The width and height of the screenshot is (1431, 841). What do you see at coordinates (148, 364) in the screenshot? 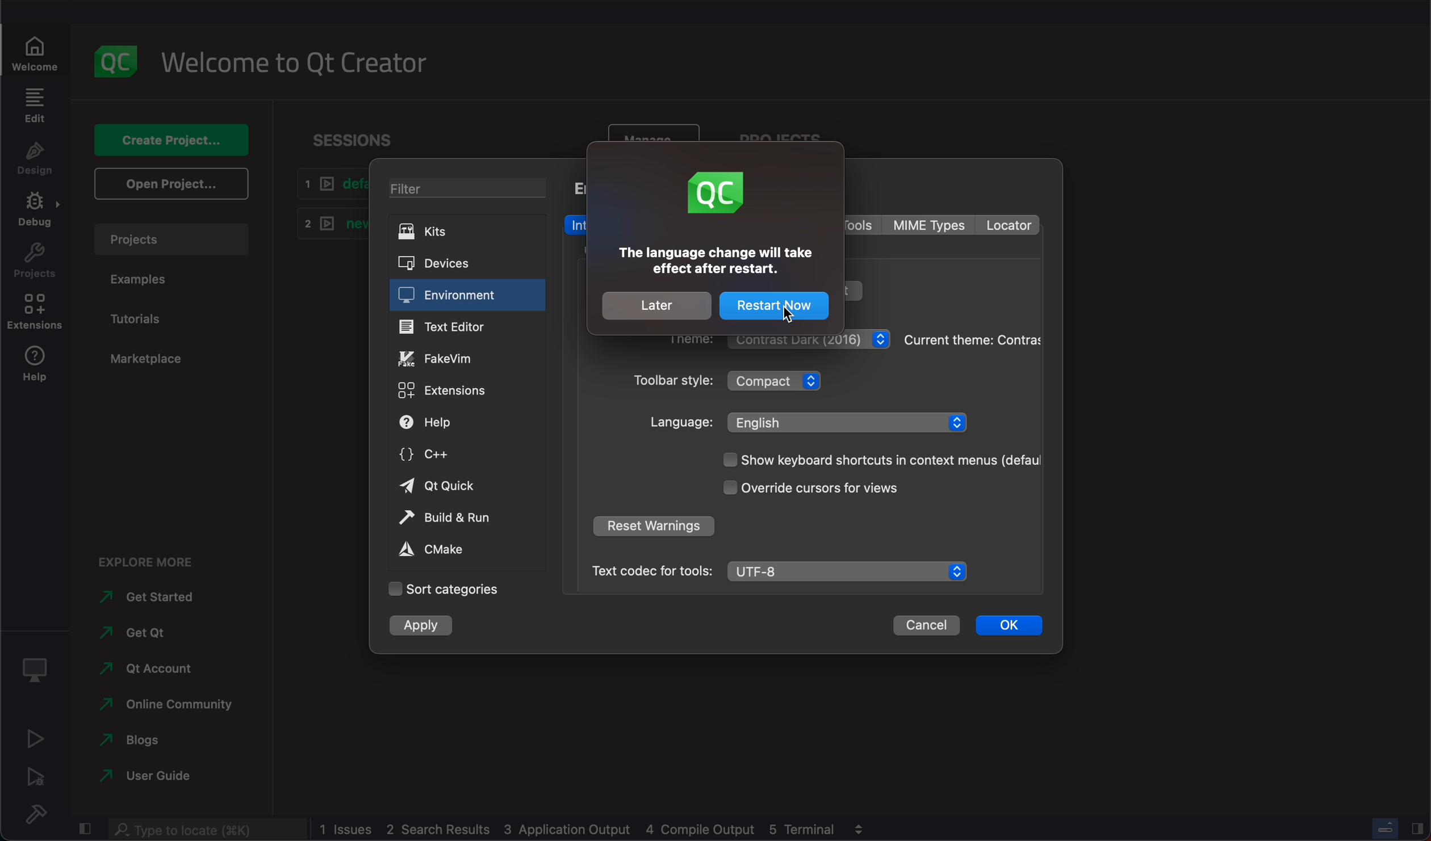
I see `marketplace` at bounding box center [148, 364].